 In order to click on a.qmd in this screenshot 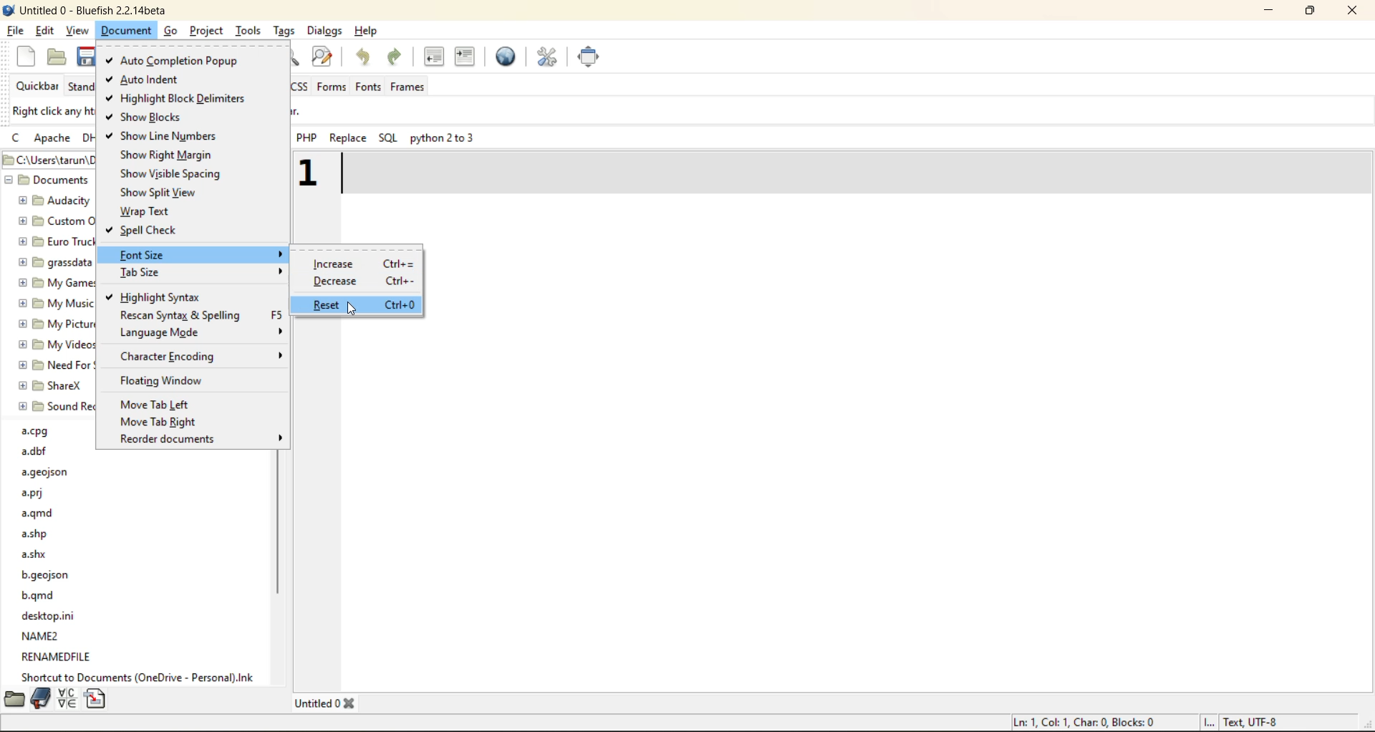, I will do `click(41, 515)`.